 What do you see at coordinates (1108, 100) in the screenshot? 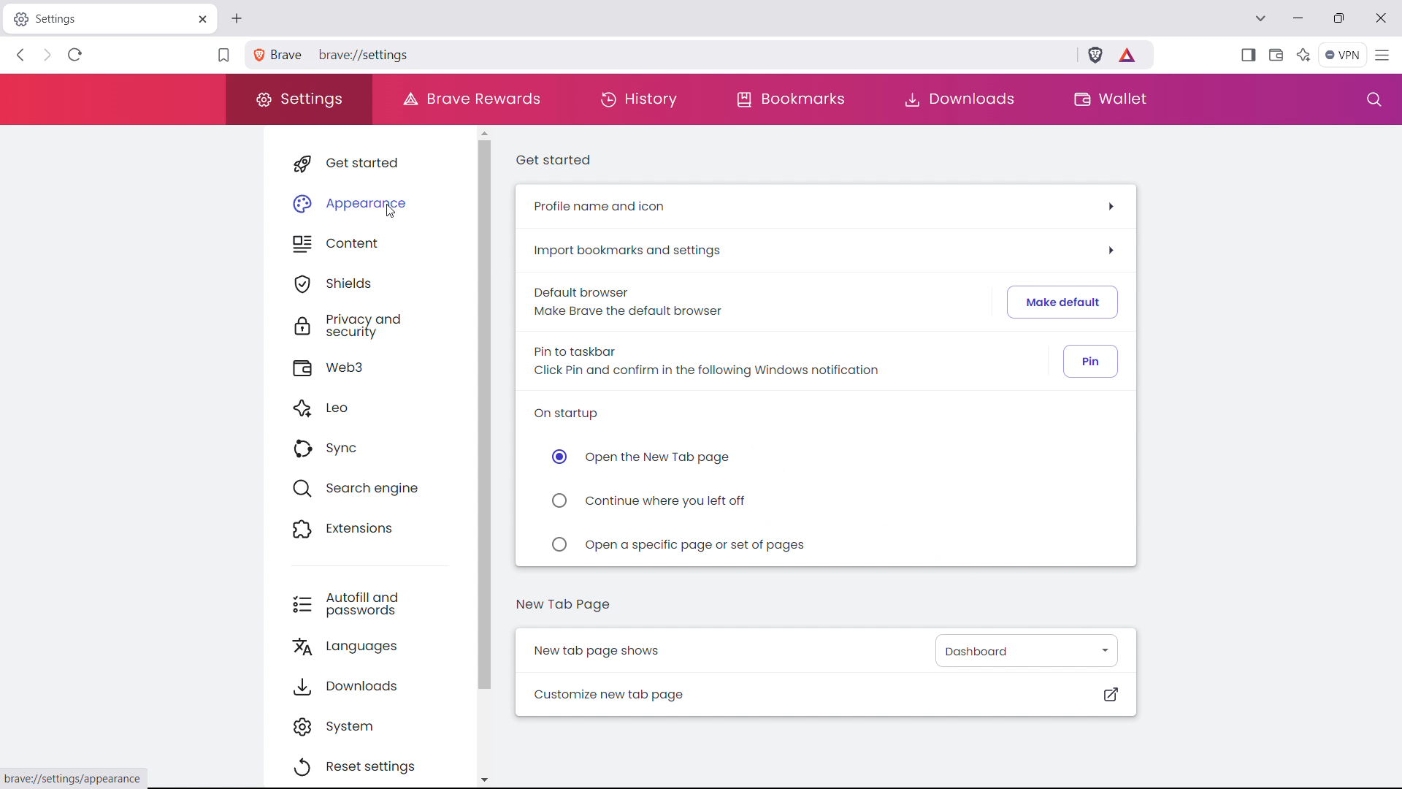
I see `wallet` at bounding box center [1108, 100].